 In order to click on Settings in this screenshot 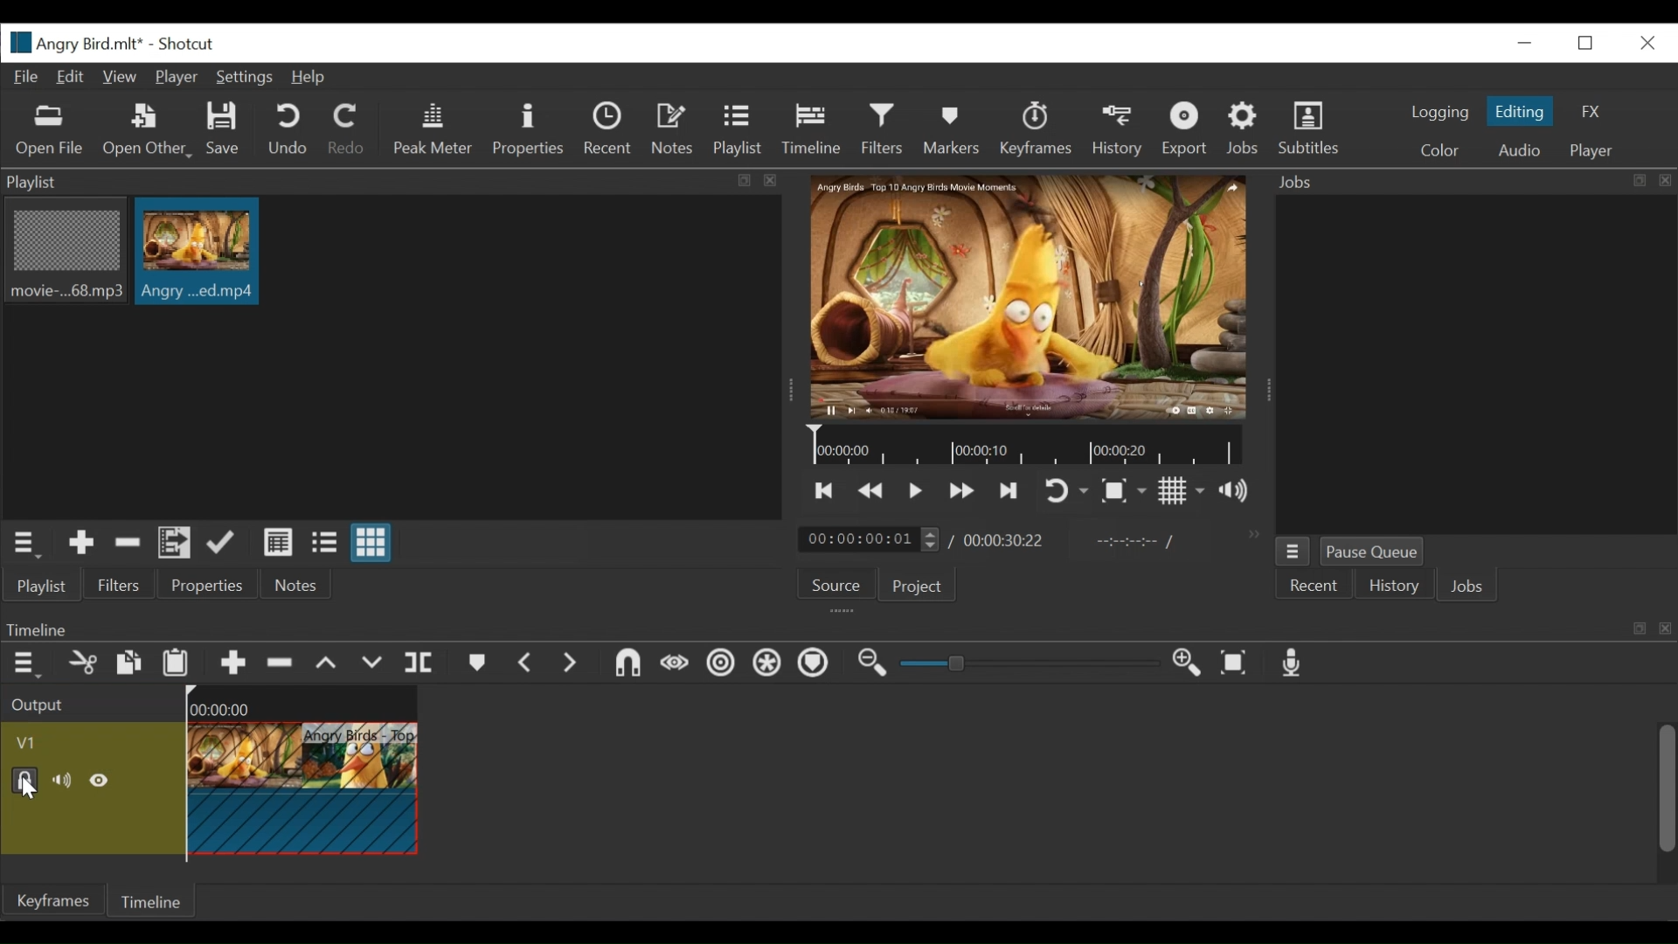, I will do `click(244, 78)`.